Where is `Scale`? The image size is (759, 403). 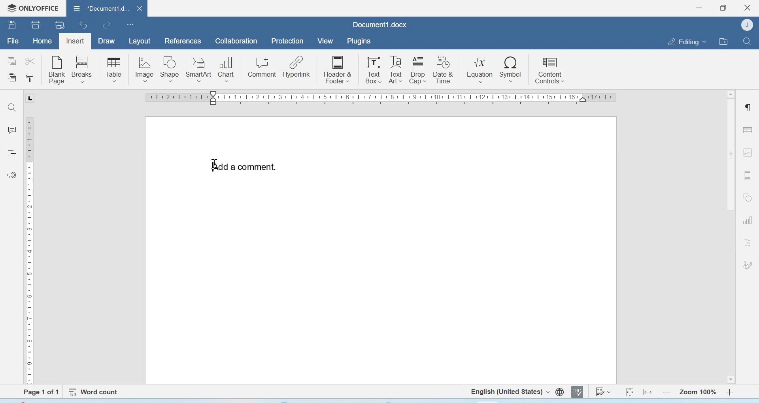 Scale is located at coordinates (31, 249).